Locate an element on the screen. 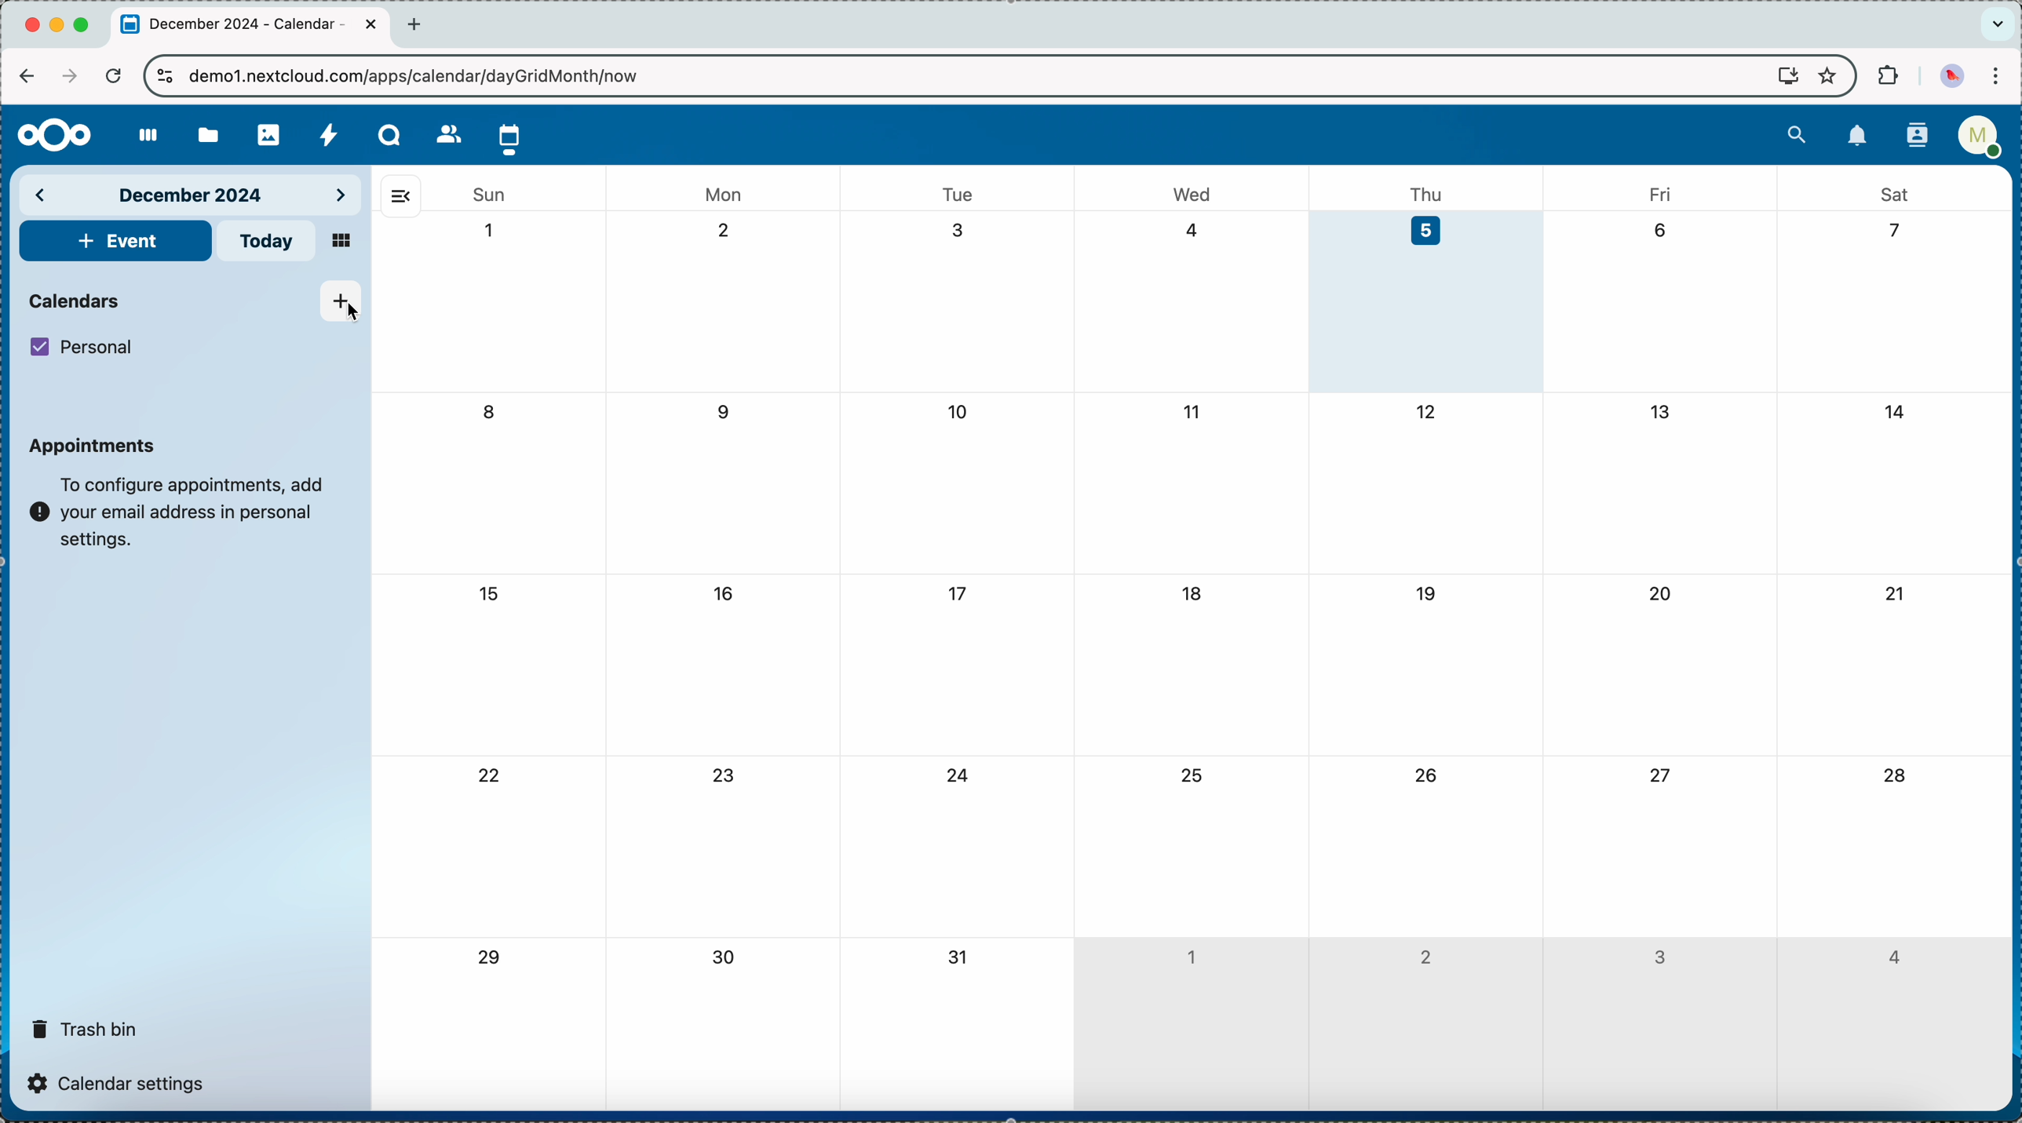 The height and width of the screenshot is (1123, 2022). 24 is located at coordinates (959, 777).